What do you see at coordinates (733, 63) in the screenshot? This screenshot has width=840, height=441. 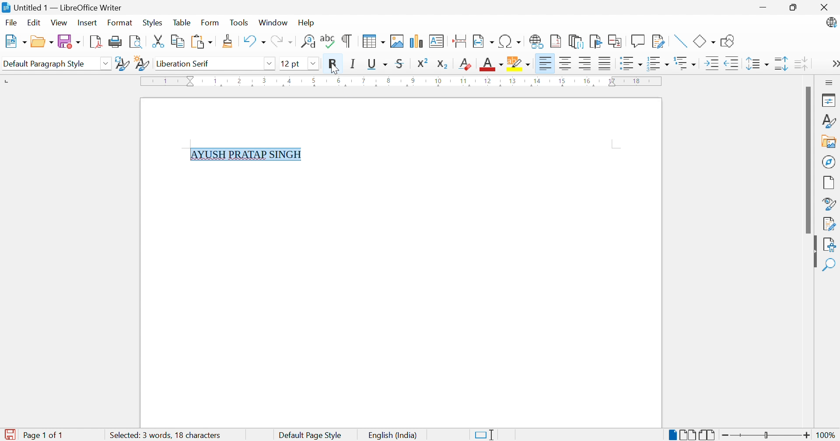 I see `Decrease Indent` at bounding box center [733, 63].